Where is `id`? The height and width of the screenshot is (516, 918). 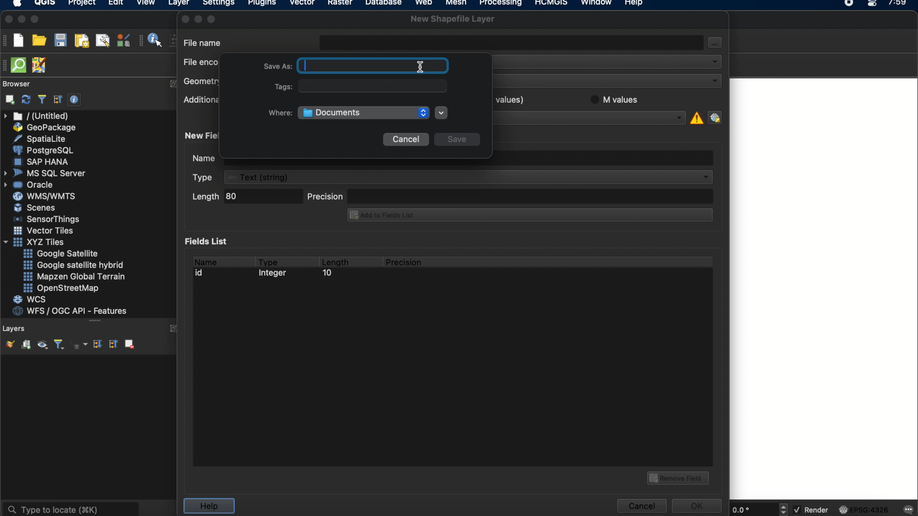 id is located at coordinates (202, 273).